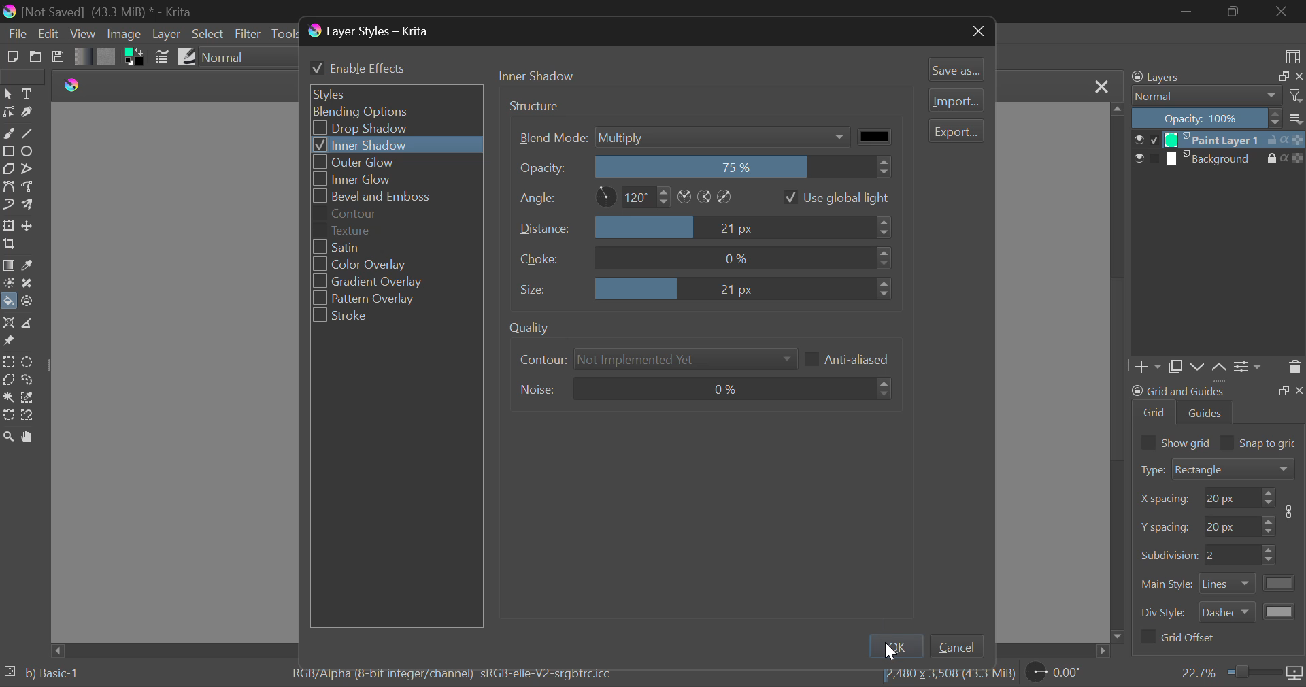 The height and width of the screenshot is (687, 1306). Describe the element at coordinates (528, 326) in the screenshot. I see `quality` at that location.